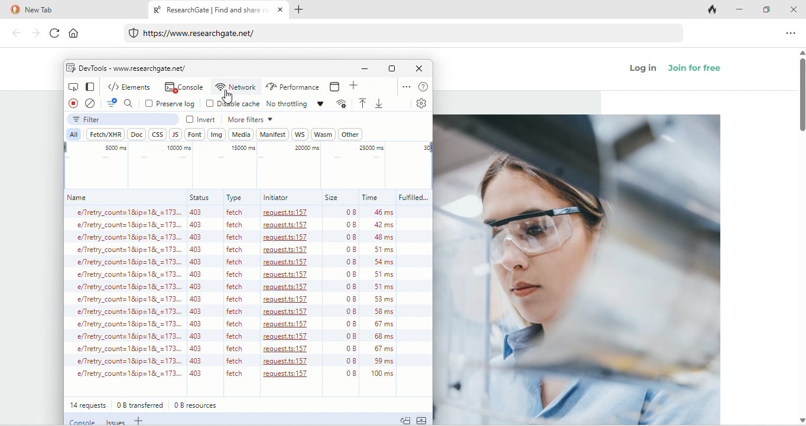 This screenshot has width=806, height=426. I want to click on vertical scroll bar, so click(801, 97).